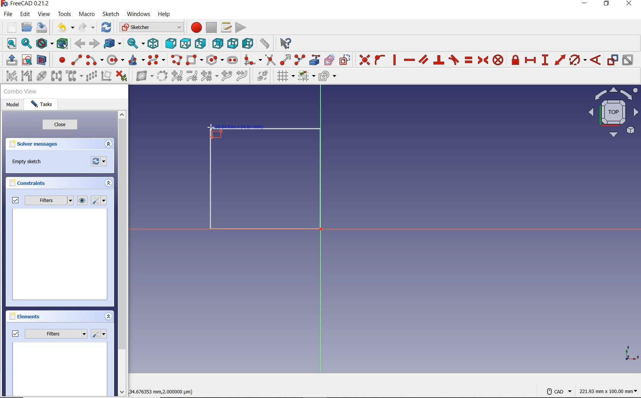  I want to click on toggle snap, so click(306, 77).